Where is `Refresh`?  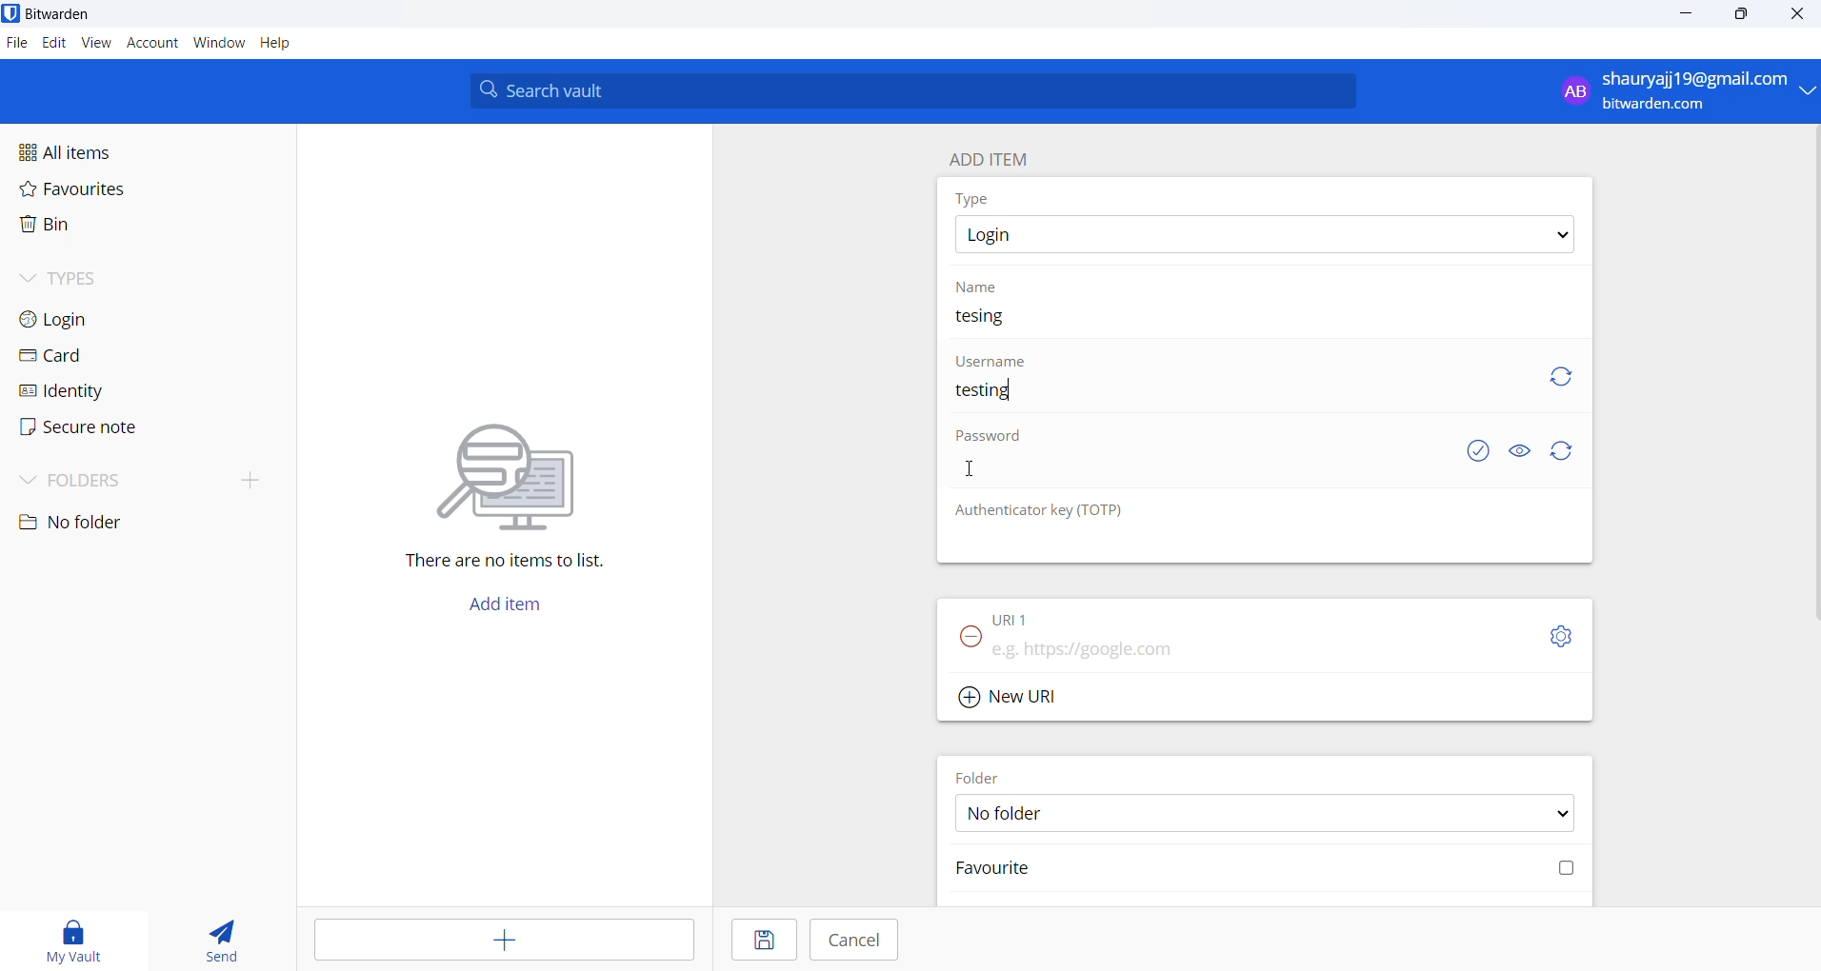
Refresh is located at coordinates (1571, 451).